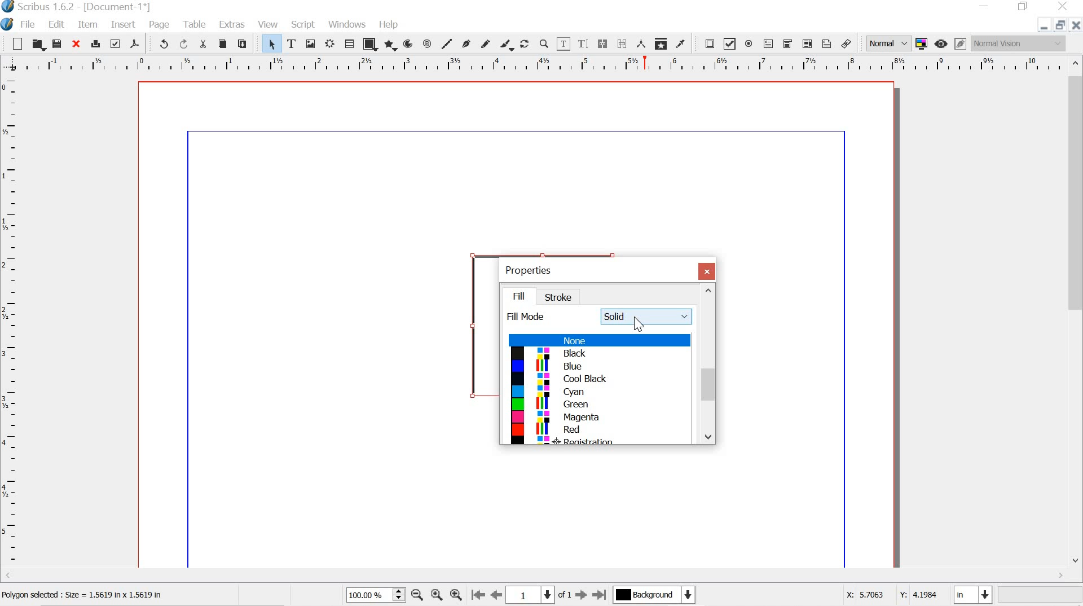  Describe the element at coordinates (921, 44) in the screenshot. I see `toggle color management system` at that location.